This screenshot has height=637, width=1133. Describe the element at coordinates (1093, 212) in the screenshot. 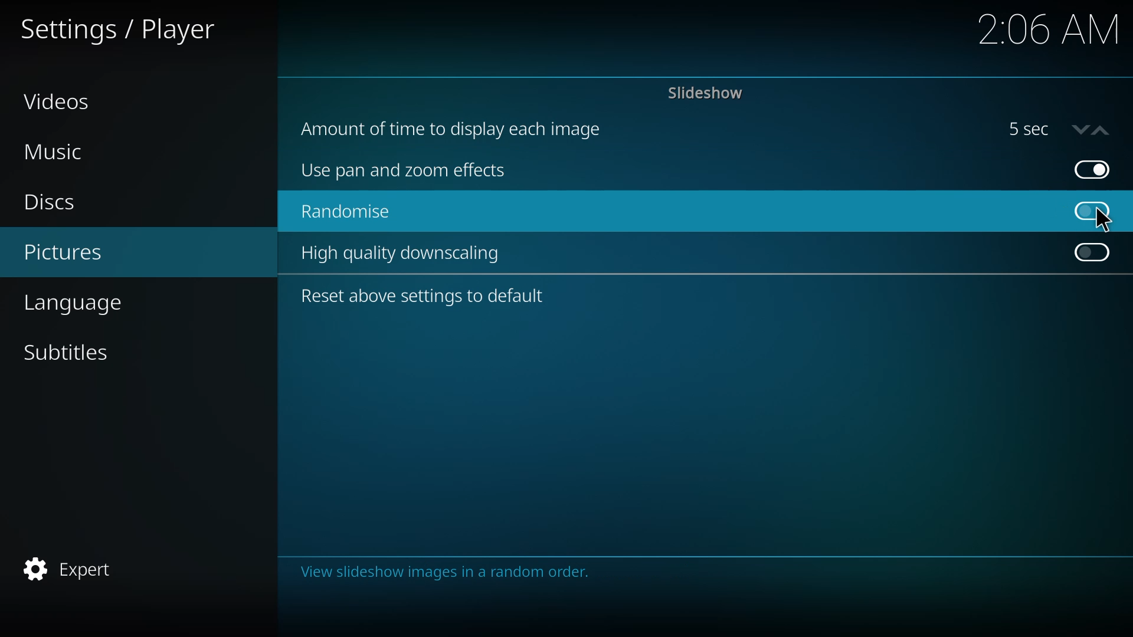

I see `click to enable` at that location.